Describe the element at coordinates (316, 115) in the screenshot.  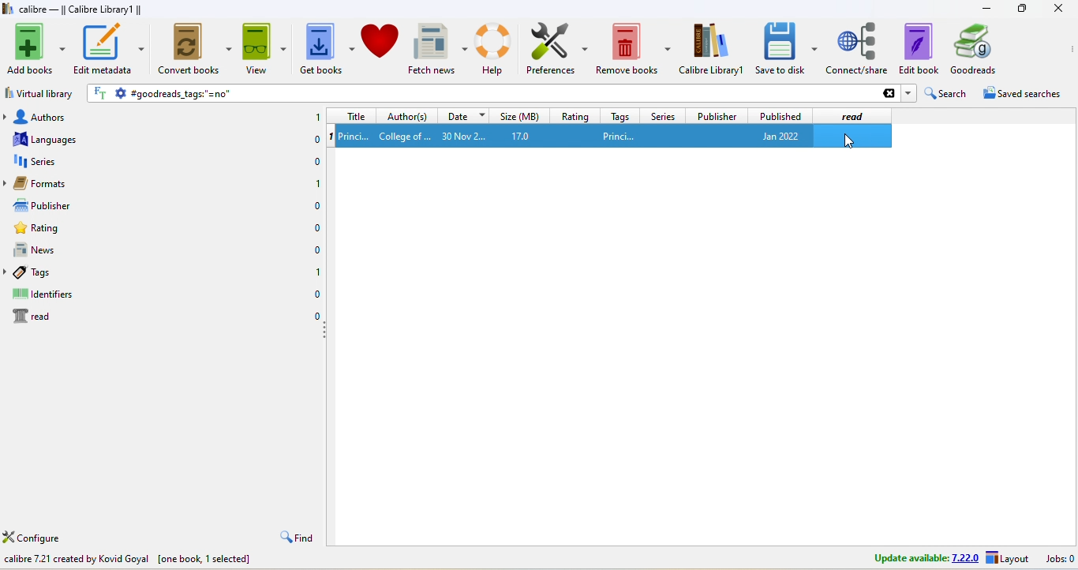
I see `1` at that location.